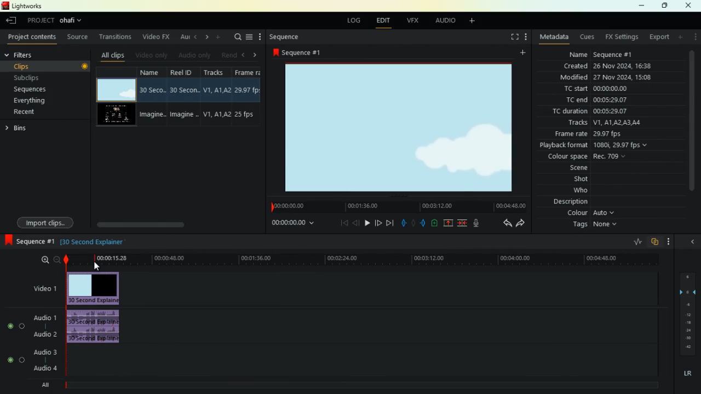  I want to click on more, so click(261, 37).